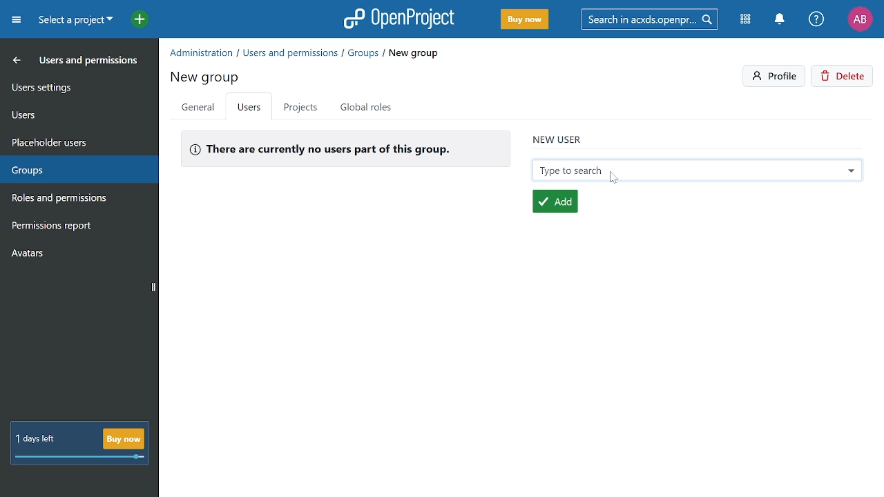 Image resolution: width=884 pixels, height=497 pixels. What do you see at coordinates (133, 19) in the screenshot?
I see `Open quick add menu` at bounding box center [133, 19].